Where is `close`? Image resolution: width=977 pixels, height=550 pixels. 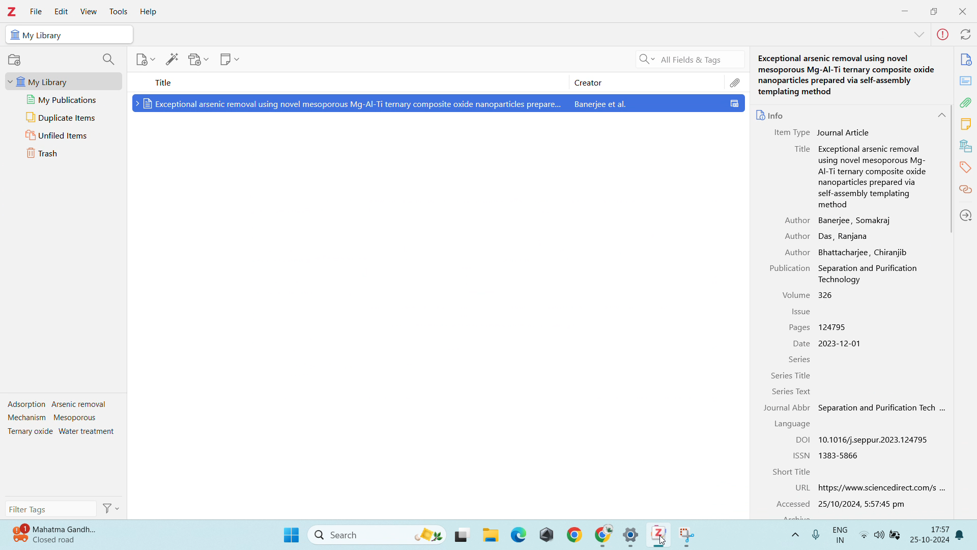 close is located at coordinates (962, 11).